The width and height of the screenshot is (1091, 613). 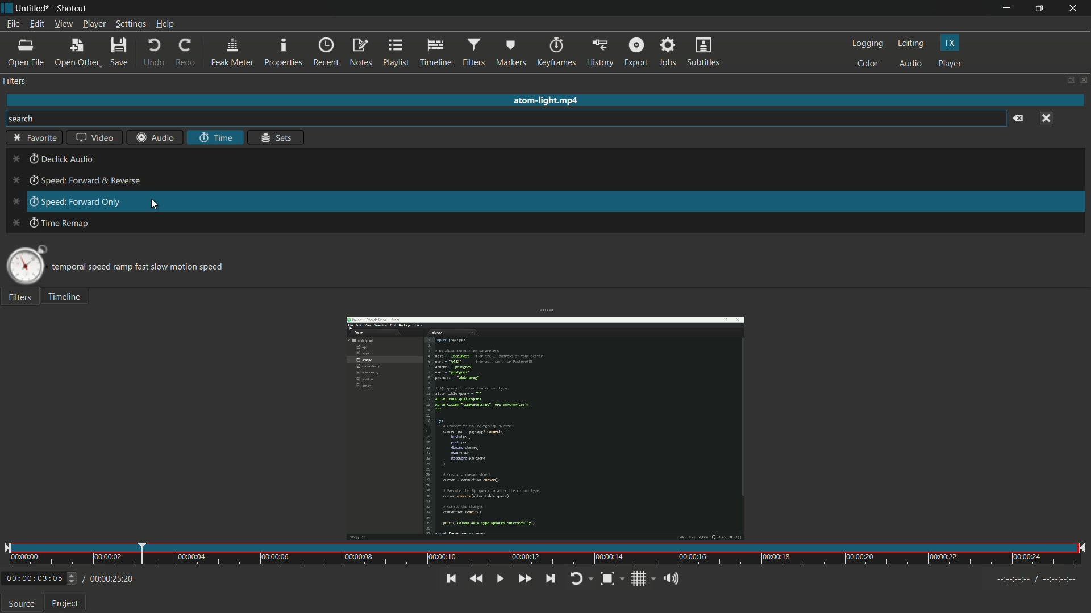 What do you see at coordinates (165, 24) in the screenshot?
I see `help menu` at bounding box center [165, 24].